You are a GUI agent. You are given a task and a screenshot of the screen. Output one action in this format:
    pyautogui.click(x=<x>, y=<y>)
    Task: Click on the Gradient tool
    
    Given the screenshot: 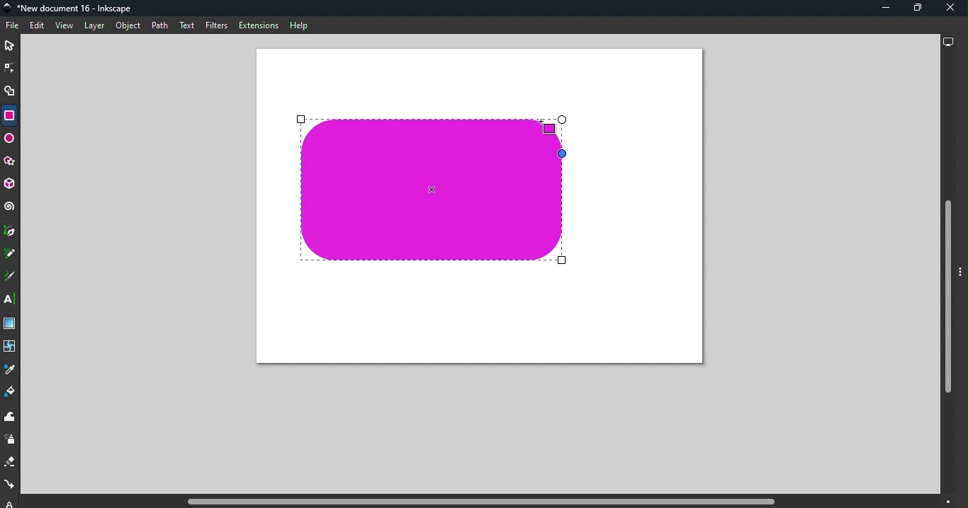 What is the action you would take?
    pyautogui.click(x=11, y=324)
    